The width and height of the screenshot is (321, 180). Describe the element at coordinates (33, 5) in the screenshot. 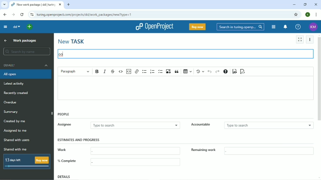

I see `New work package | dd | turing` at that location.